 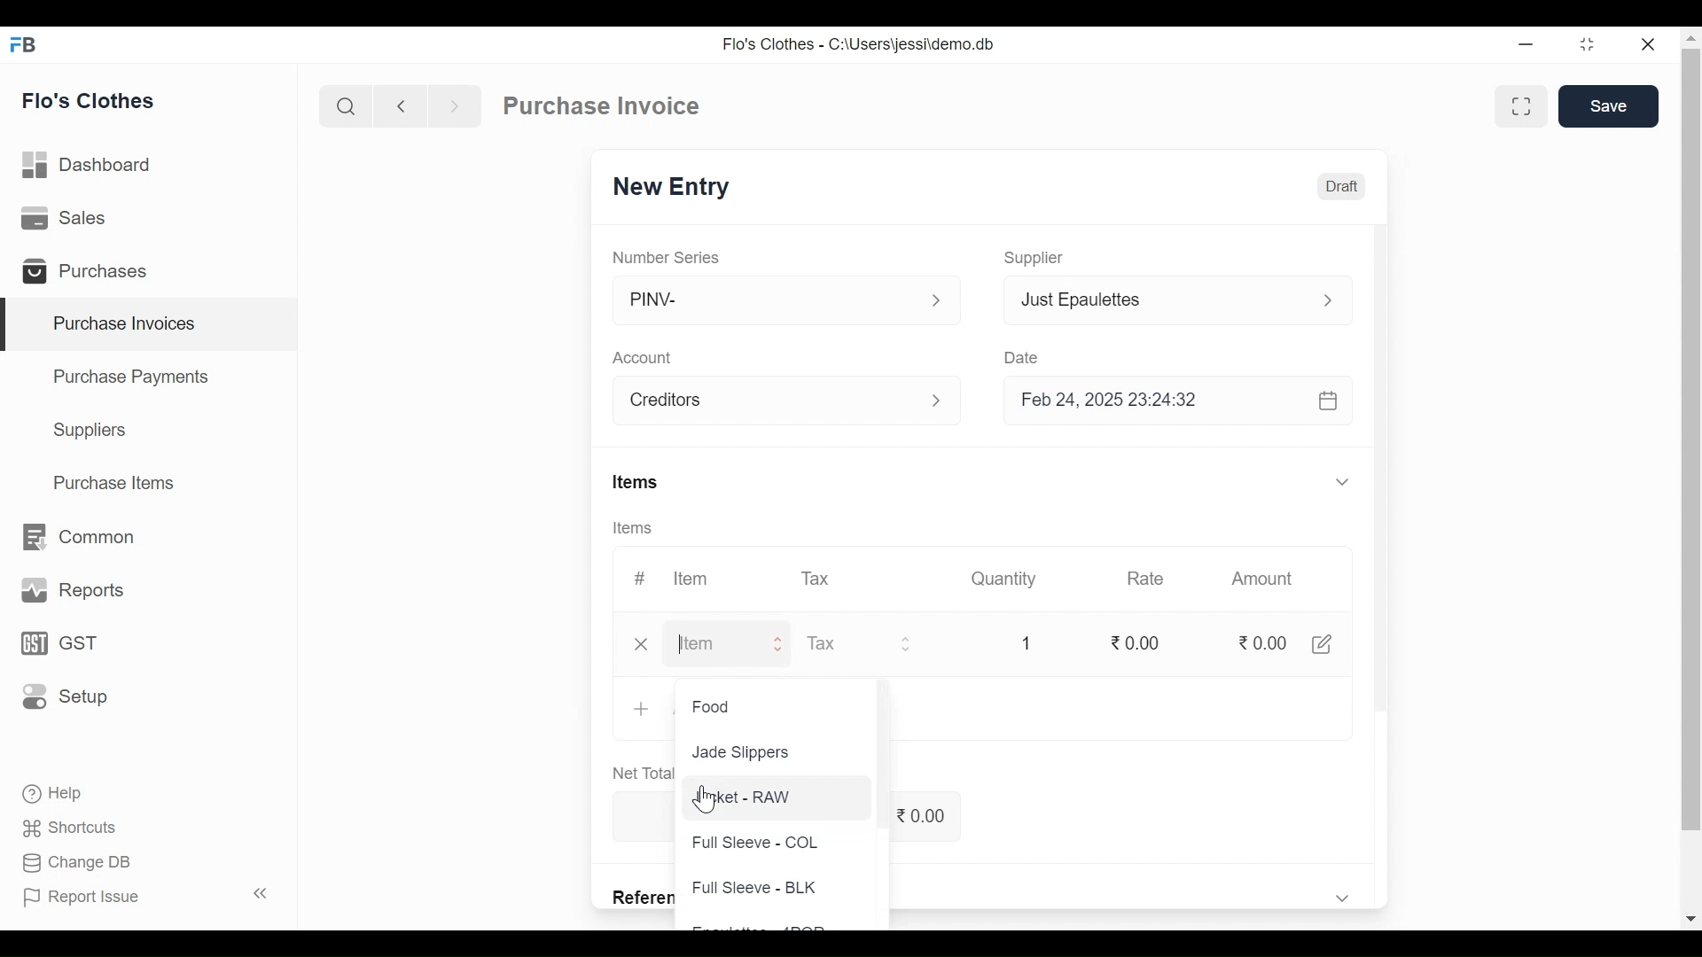 What do you see at coordinates (93, 432) in the screenshot?
I see `Suppliers` at bounding box center [93, 432].